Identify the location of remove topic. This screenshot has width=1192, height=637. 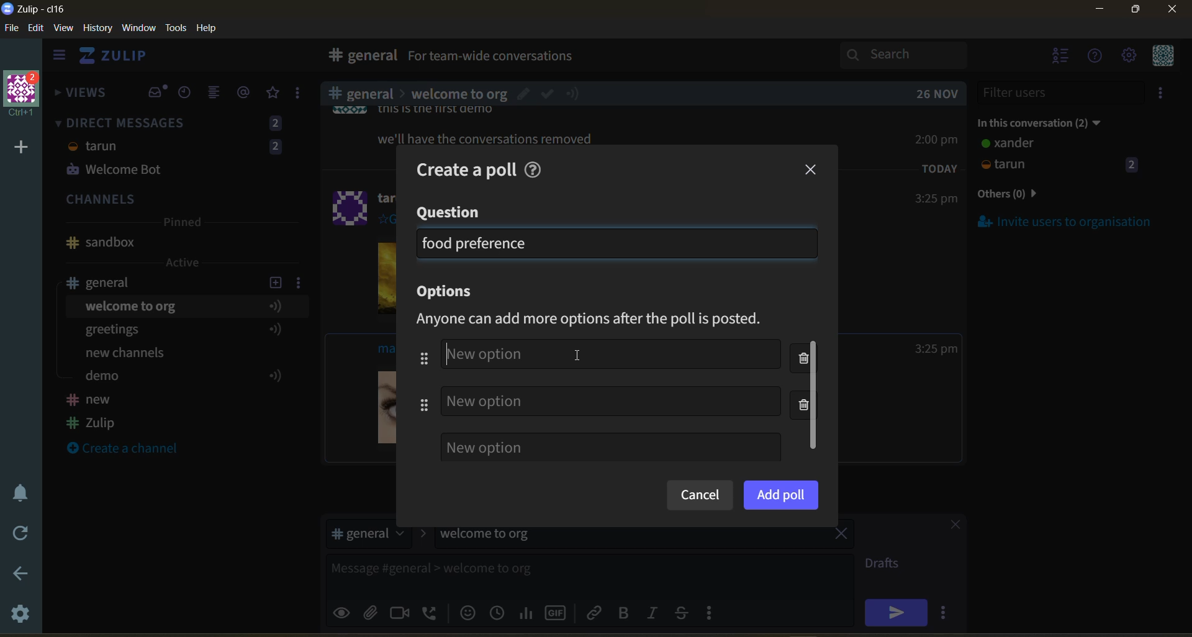
(841, 535).